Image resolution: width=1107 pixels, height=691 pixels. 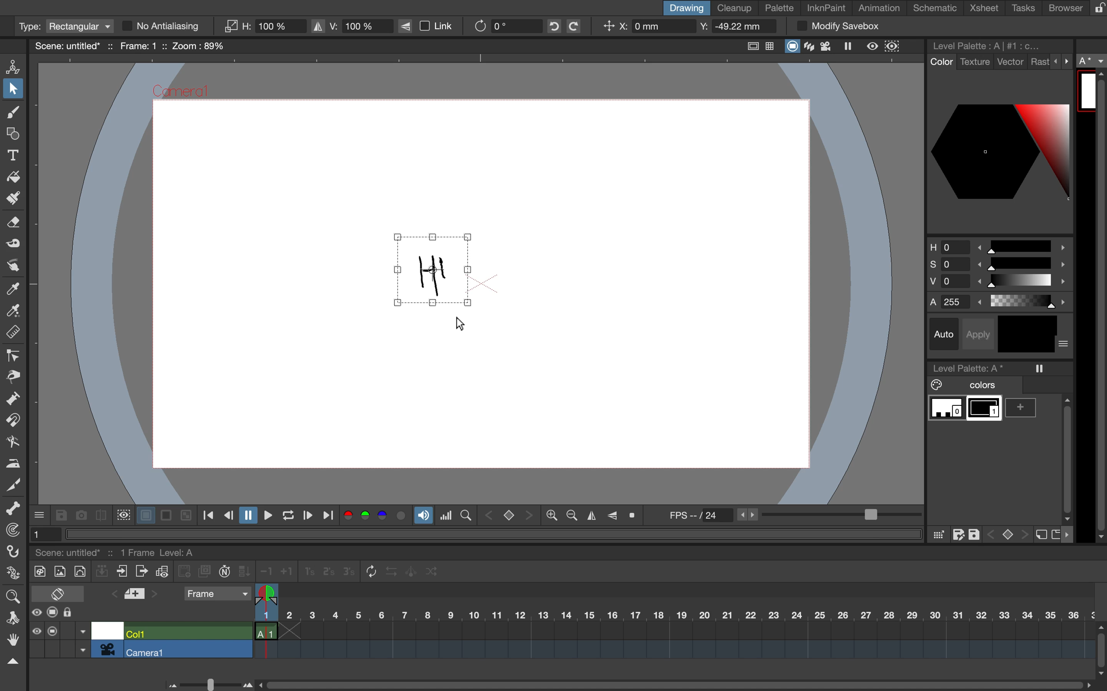 I want to click on new page, so click(x=1055, y=533).